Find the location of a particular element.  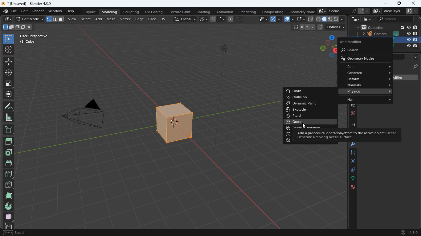

shading is located at coordinates (204, 11).